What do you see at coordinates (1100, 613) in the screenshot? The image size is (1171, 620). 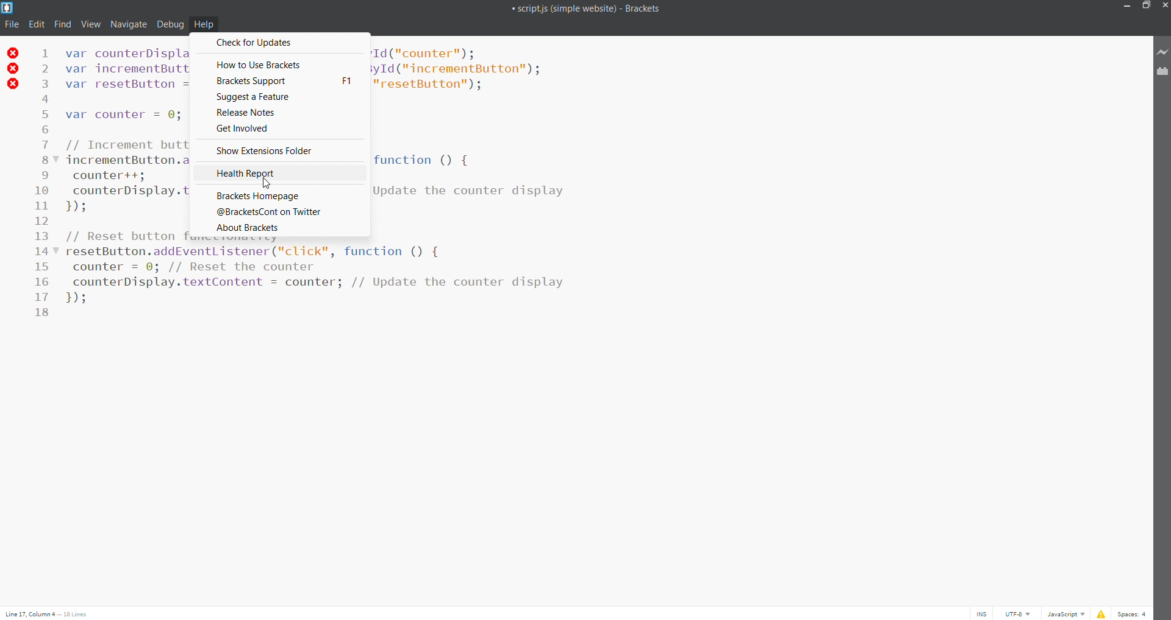 I see `show errors` at bounding box center [1100, 613].